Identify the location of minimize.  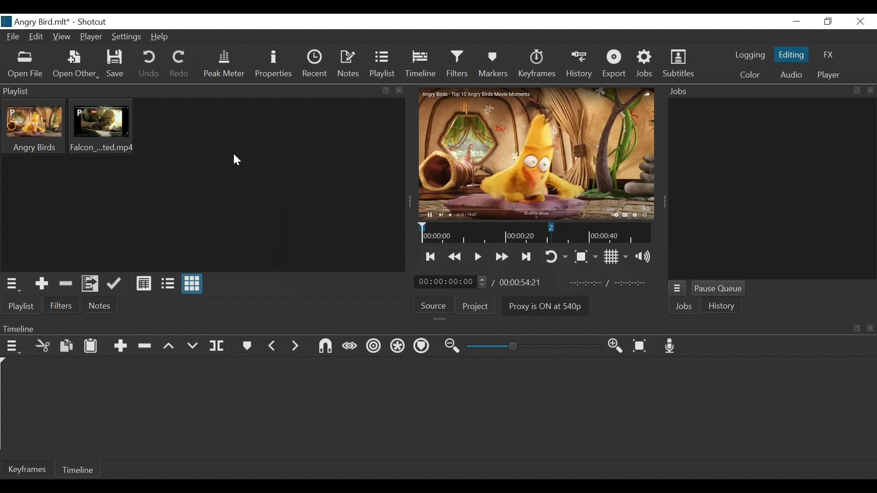
(796, 22).